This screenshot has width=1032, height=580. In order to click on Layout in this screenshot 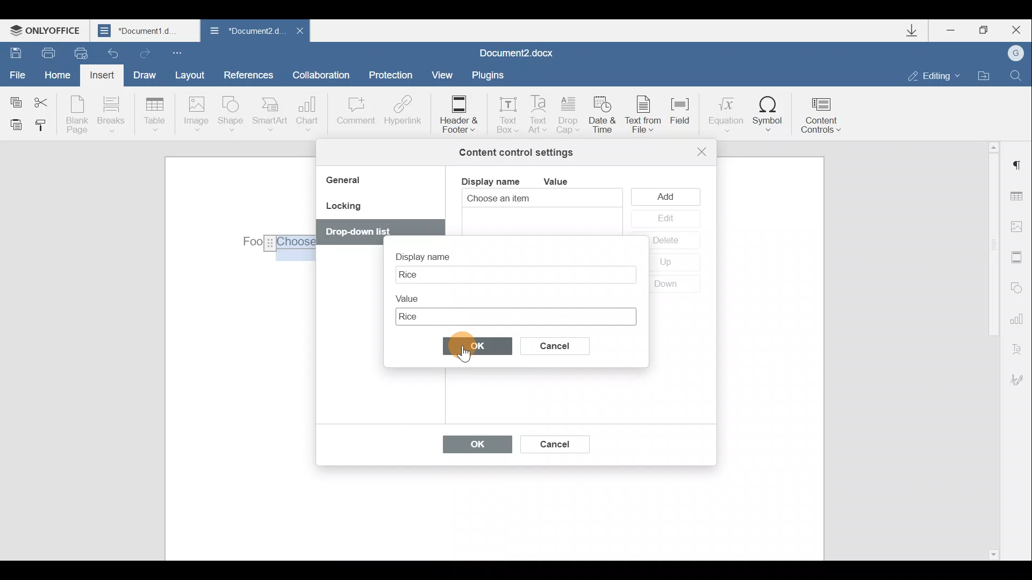, I will do `click(189, 75)`.